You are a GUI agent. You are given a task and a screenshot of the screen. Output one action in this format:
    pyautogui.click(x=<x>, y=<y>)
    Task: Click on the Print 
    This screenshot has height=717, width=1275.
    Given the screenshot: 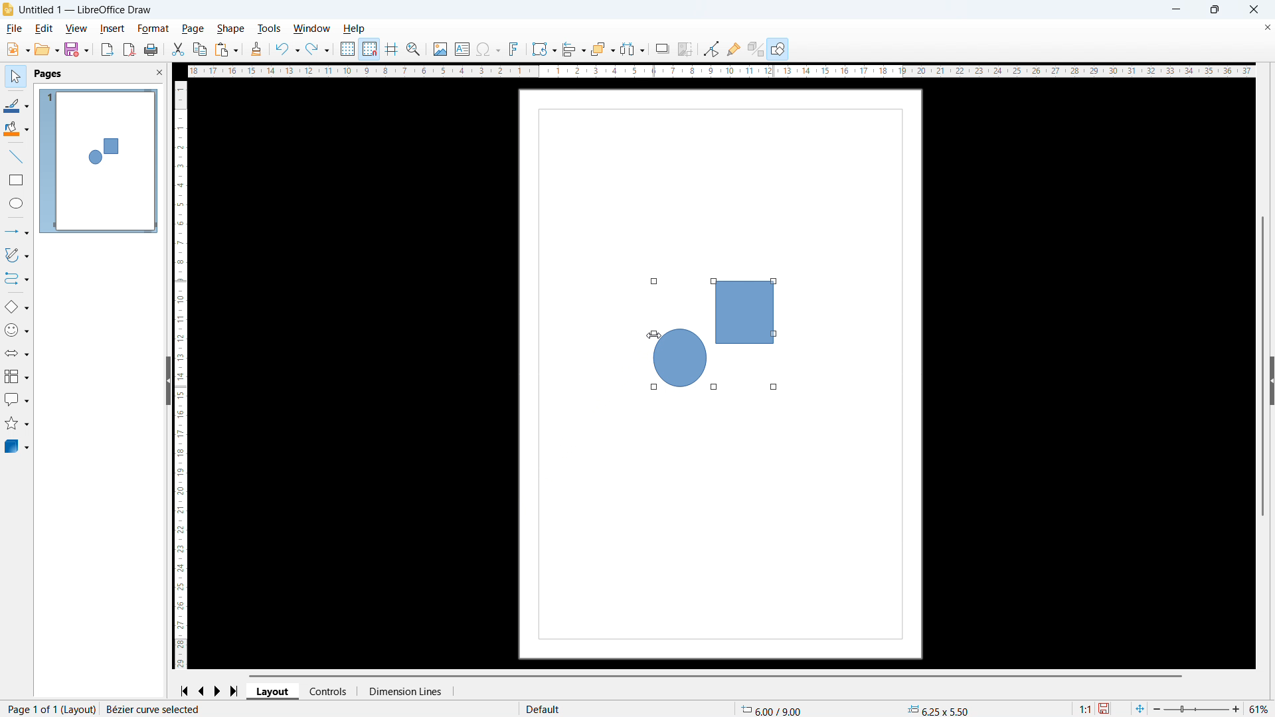 What is the action you would take?
    pyautogui.click(x=151, y=49)
    